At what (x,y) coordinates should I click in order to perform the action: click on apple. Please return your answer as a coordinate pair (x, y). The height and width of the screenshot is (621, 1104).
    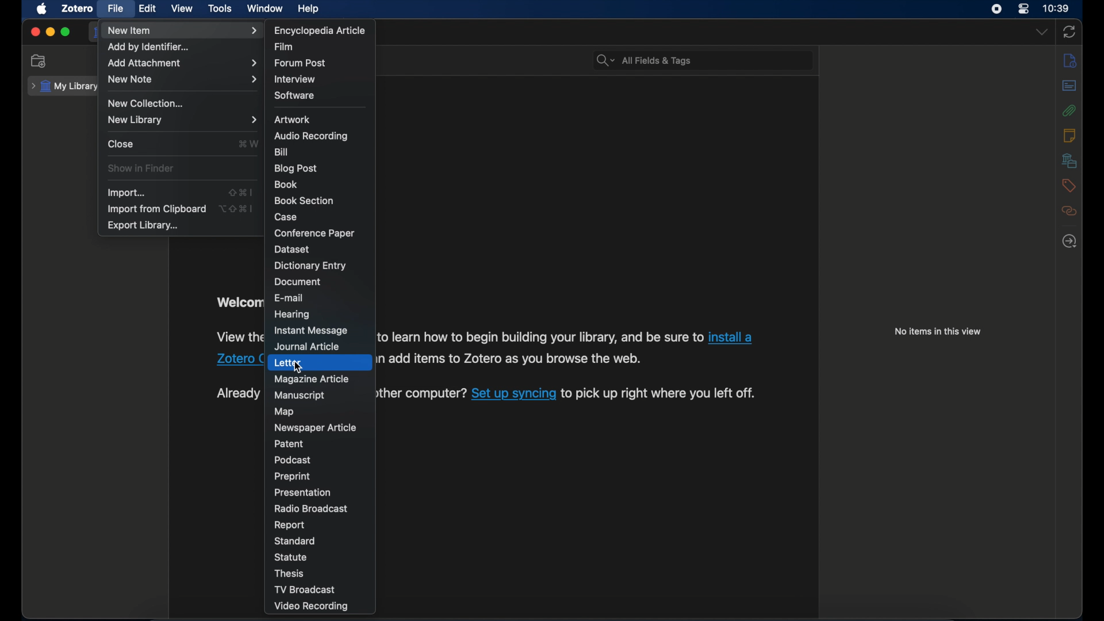
    Looking at the image, I should click on (41, 9).